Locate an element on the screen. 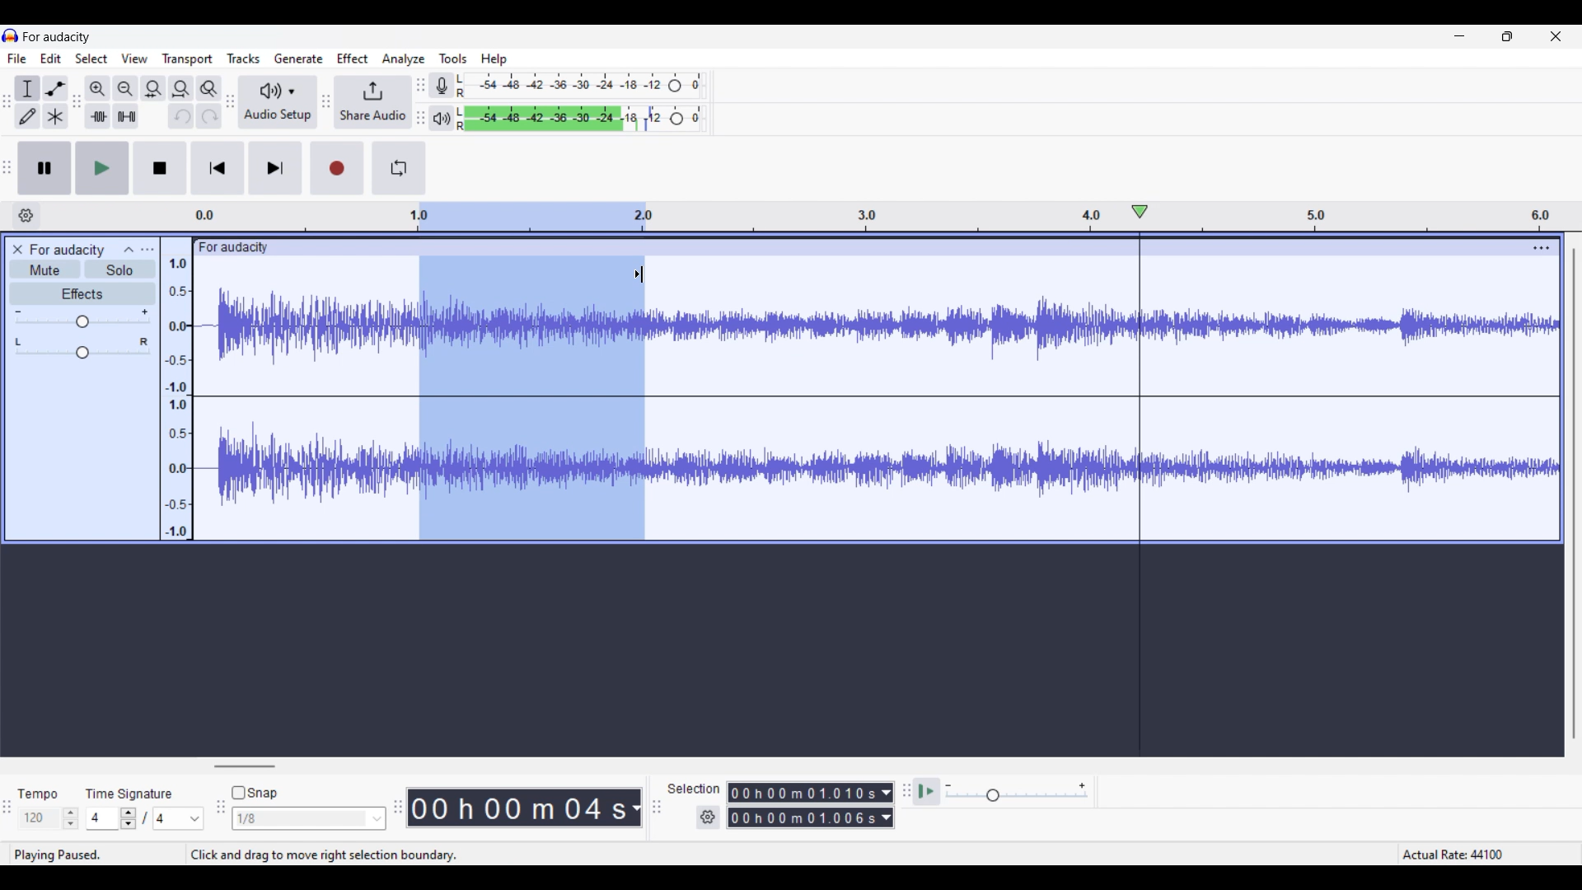 Image resolution: width=1582 pixels, height=890 pixels. Play at speed once/Play at speed is located at coordinates (927, 792).